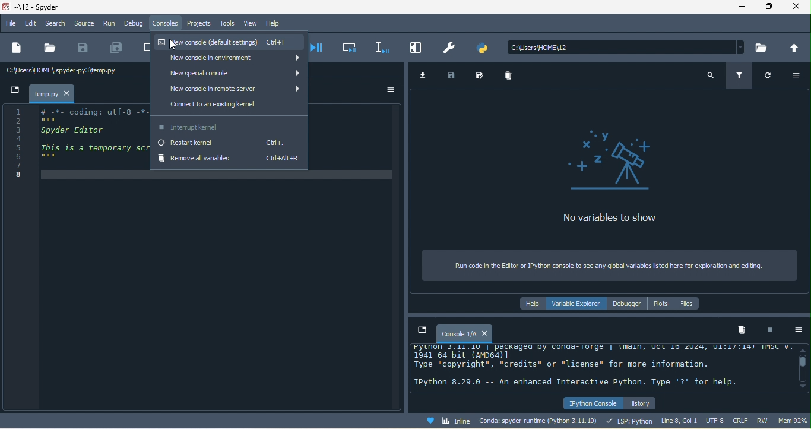 This screenshot has height=429, width=811. I want to click on title, so click(50, 7).